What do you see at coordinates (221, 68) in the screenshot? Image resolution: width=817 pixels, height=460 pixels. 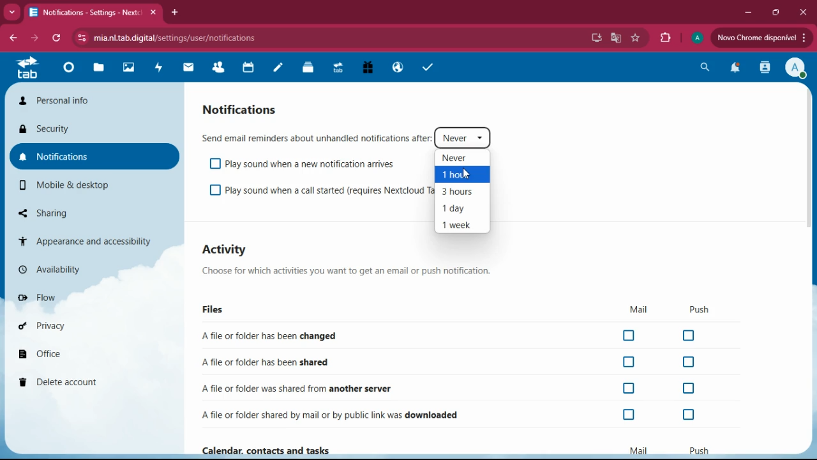 I see `friends` at bounding box center [221, 68].